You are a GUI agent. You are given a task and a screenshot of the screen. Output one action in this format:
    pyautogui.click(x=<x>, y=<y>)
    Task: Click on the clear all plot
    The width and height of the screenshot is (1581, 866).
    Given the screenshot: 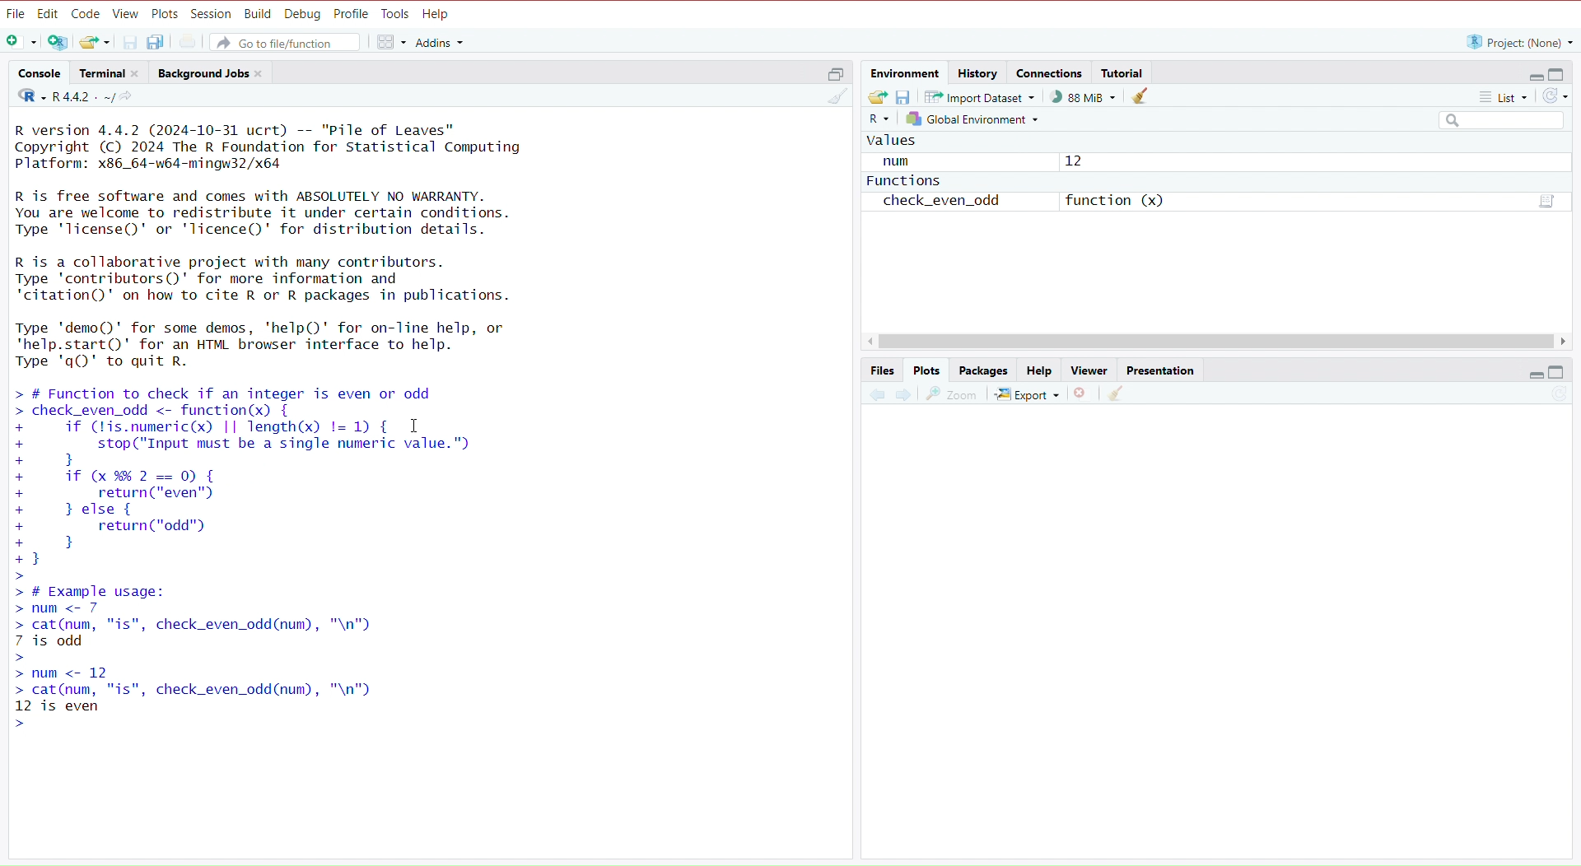 What is the action you would take?
    pyautogui.click(x=1118, y=394)
    